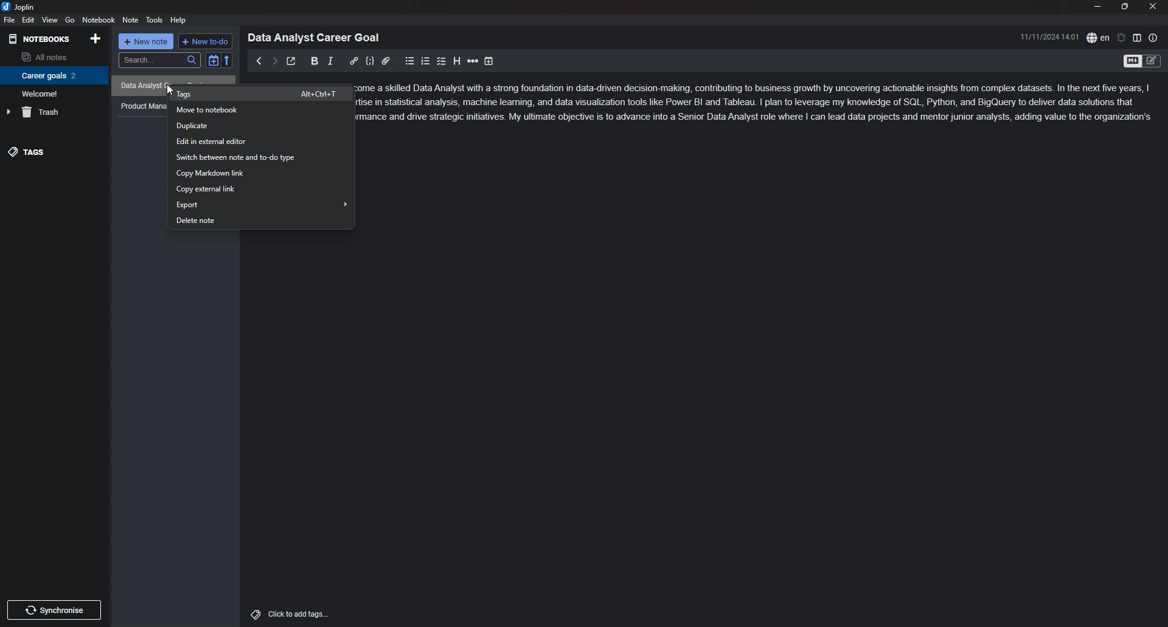 The height and width of the screenshot is (627, 1168). Describe the element at coordinates (170, 93) in the screenshot. I see `Cursor` at that location.